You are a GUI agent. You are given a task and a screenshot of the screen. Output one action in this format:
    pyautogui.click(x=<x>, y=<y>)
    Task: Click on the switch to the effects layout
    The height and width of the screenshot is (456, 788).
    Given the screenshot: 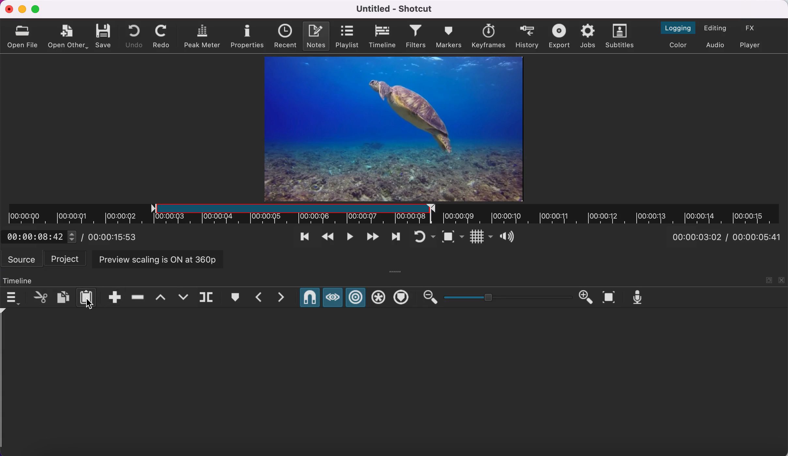 What is the action you would take?
    pyautogui.click(x=752, y=29)
    